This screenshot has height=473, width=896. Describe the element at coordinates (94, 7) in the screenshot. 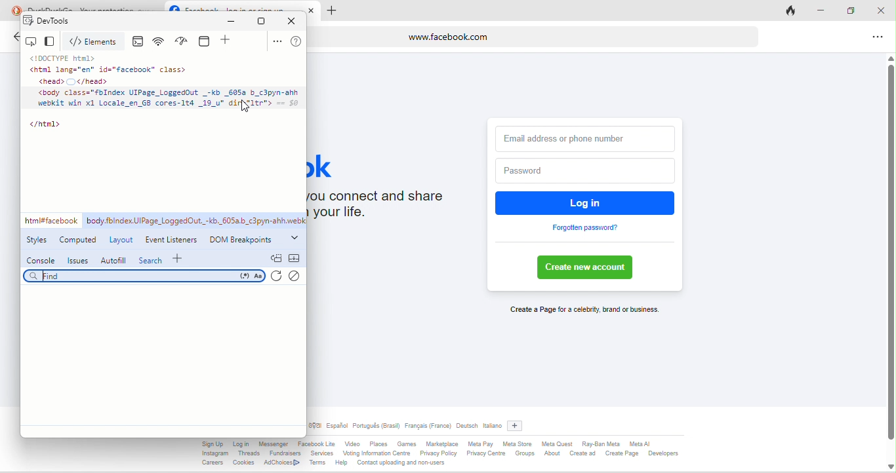

I see `duckduck go -your protection our priority` at that location.